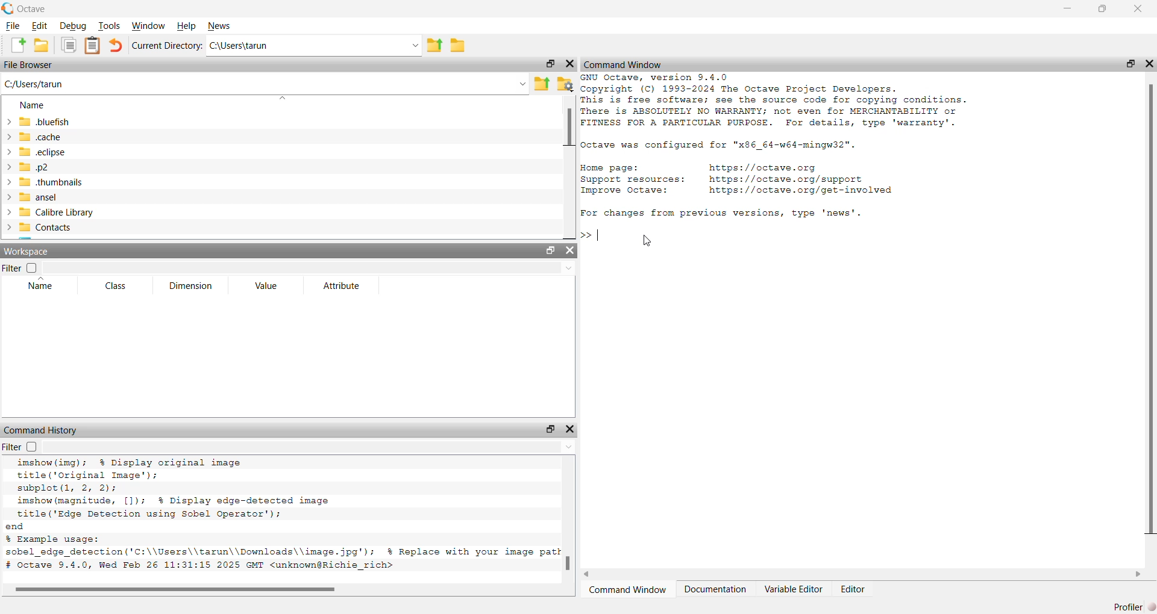 The image size is (1157, 614). I want to click on vertical scroll bar, so click(1149, 310).